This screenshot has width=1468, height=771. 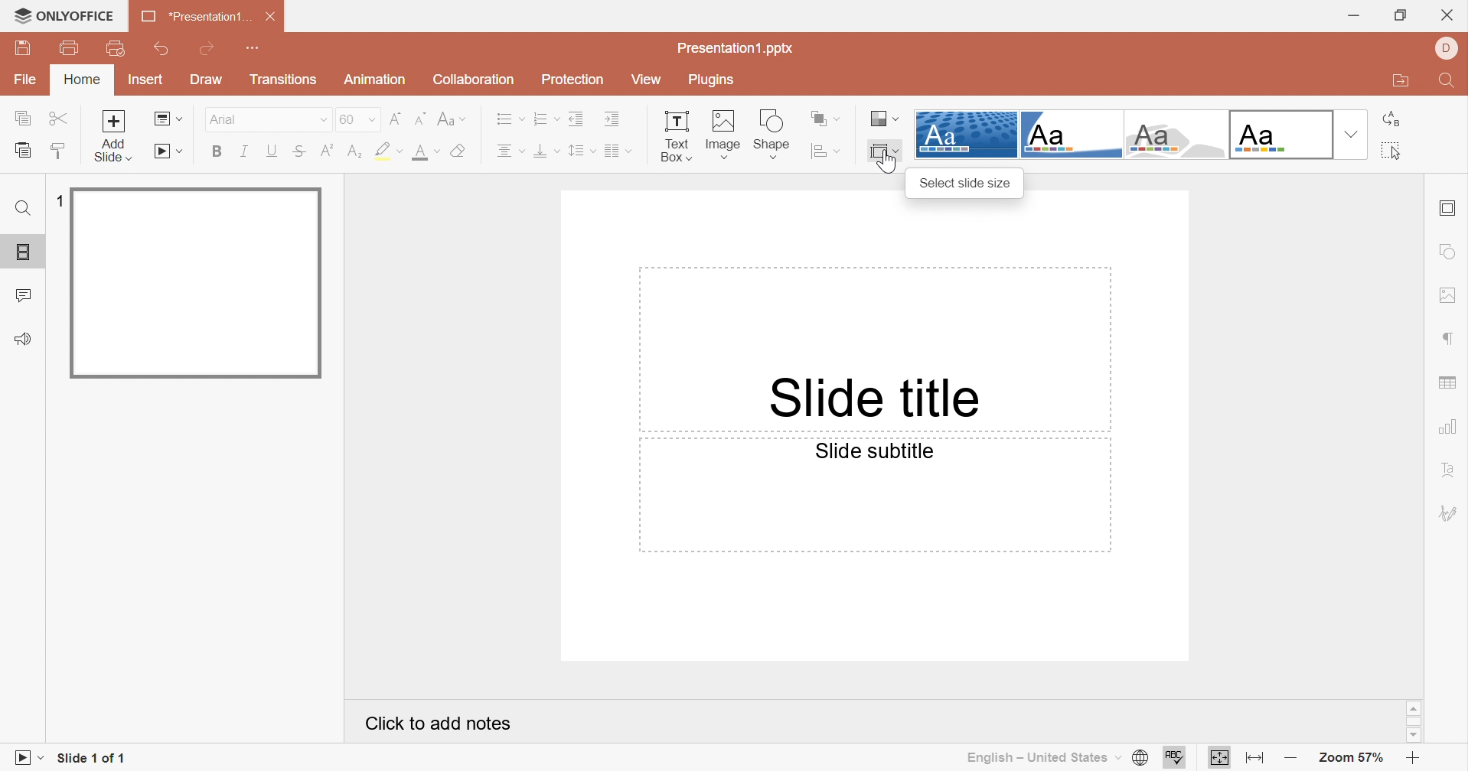 I want to click on Font, so click(x=264, y=117).